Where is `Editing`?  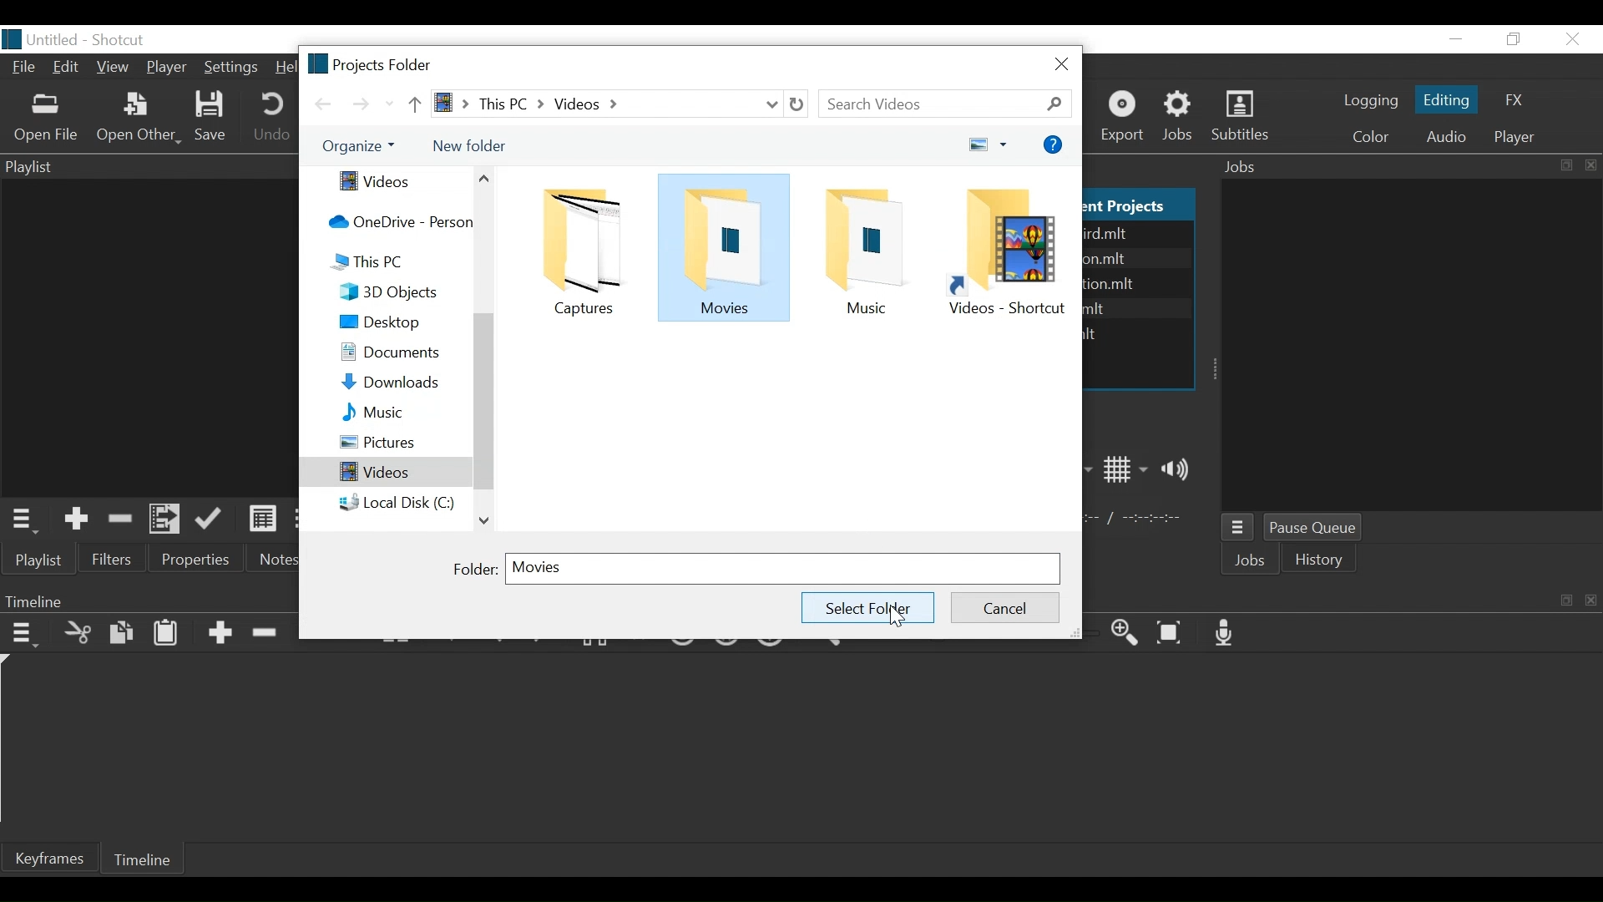 Editing is located at coordinates (1444, 99).